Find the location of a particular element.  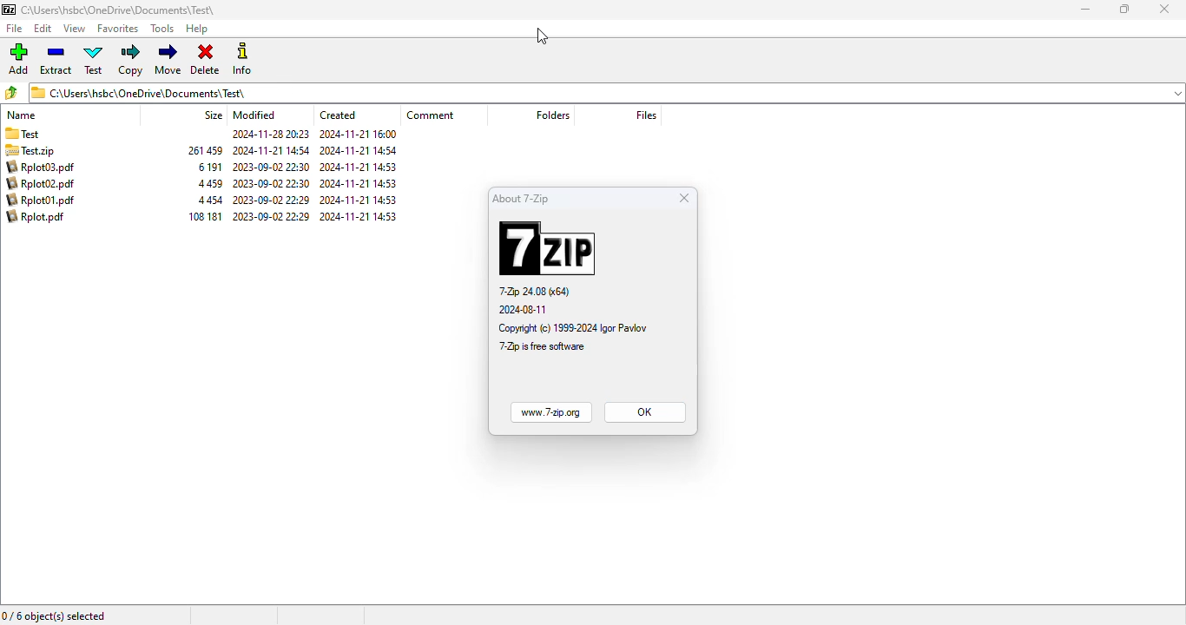

6 191 is located at coordinates (210, 167).